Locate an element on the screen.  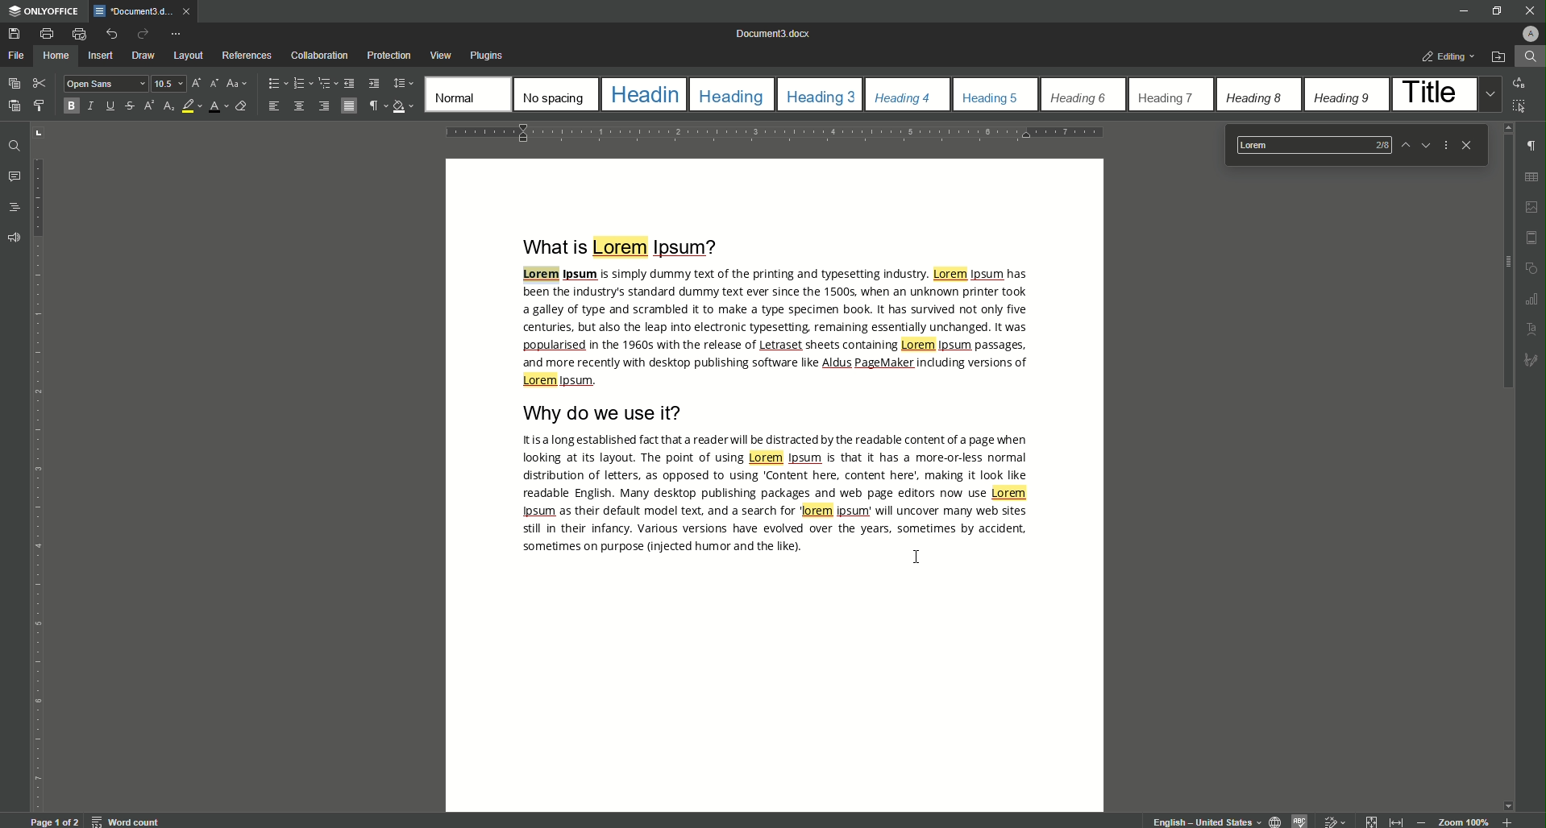
Undo is located at coordinates (106, 34).